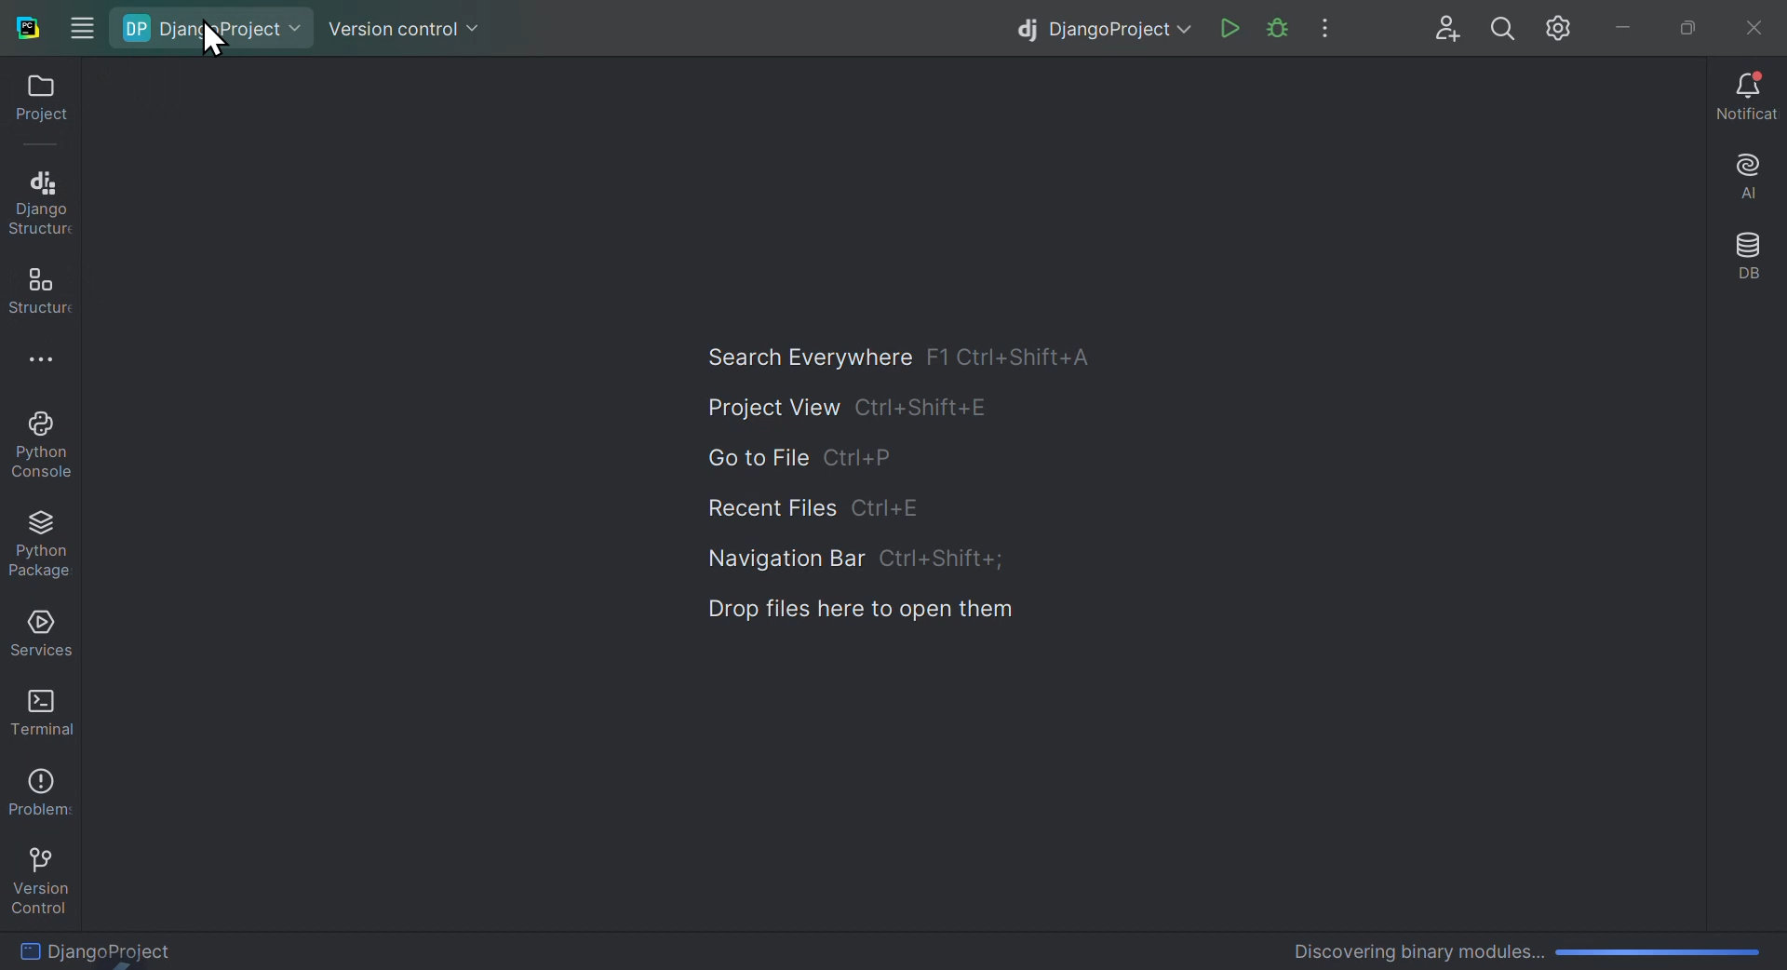  What do you see at coordinates (39, 876) in the screenshot?
I see `version control` at bounding box center [39, 876].